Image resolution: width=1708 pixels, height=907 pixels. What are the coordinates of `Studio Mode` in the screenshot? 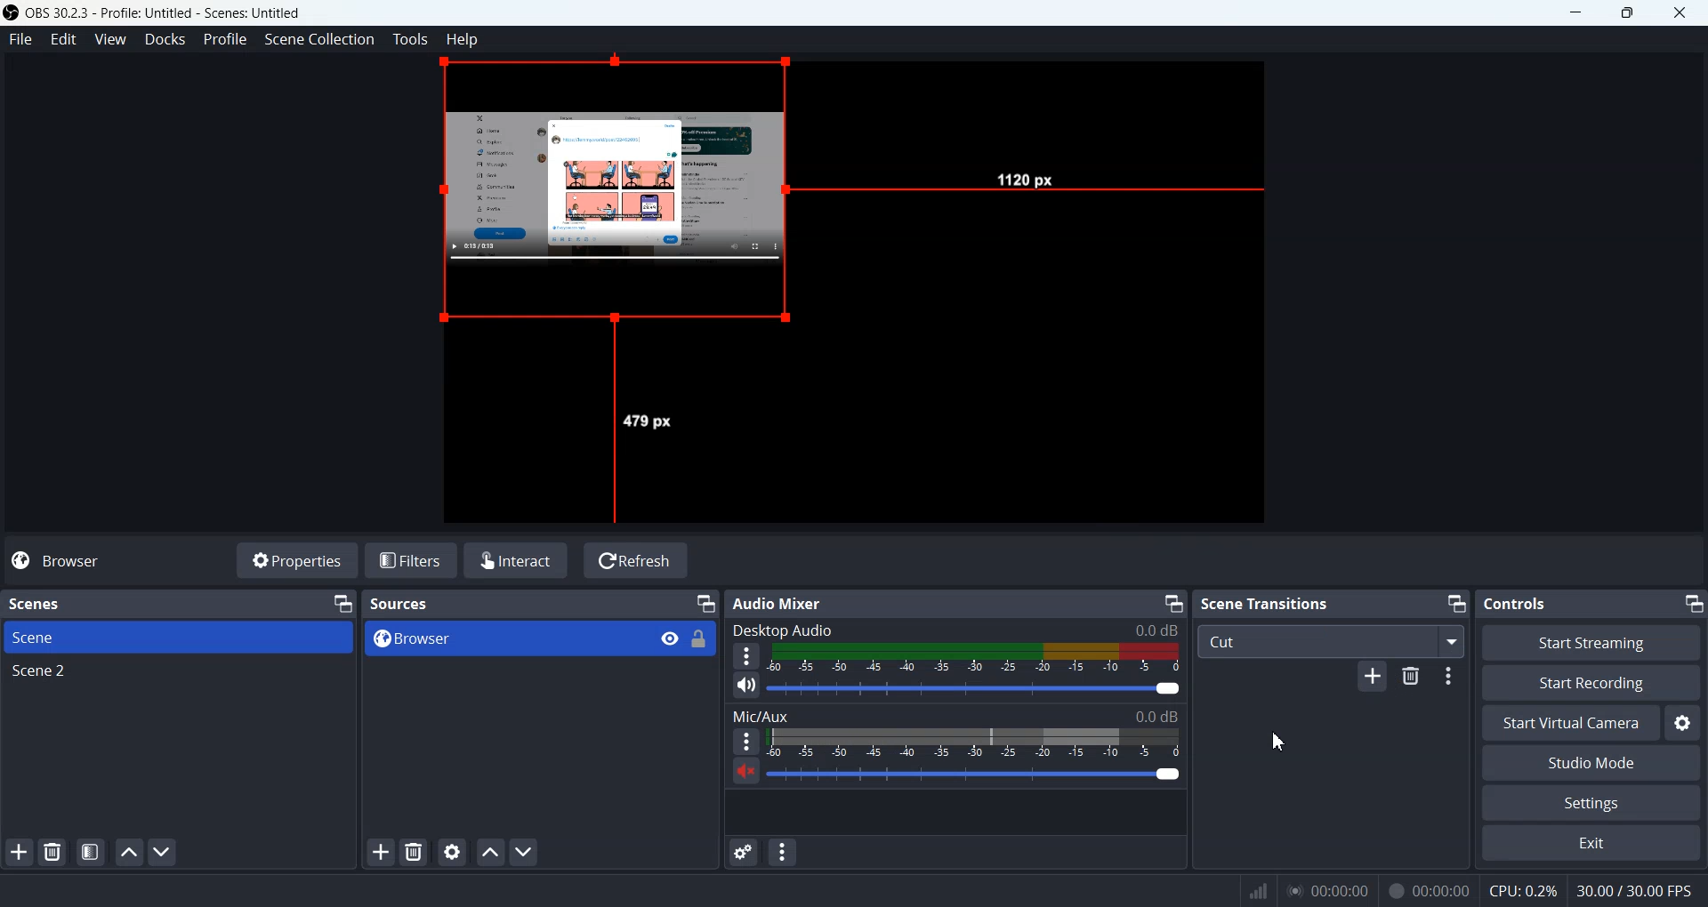 It's located at (1591, 763).